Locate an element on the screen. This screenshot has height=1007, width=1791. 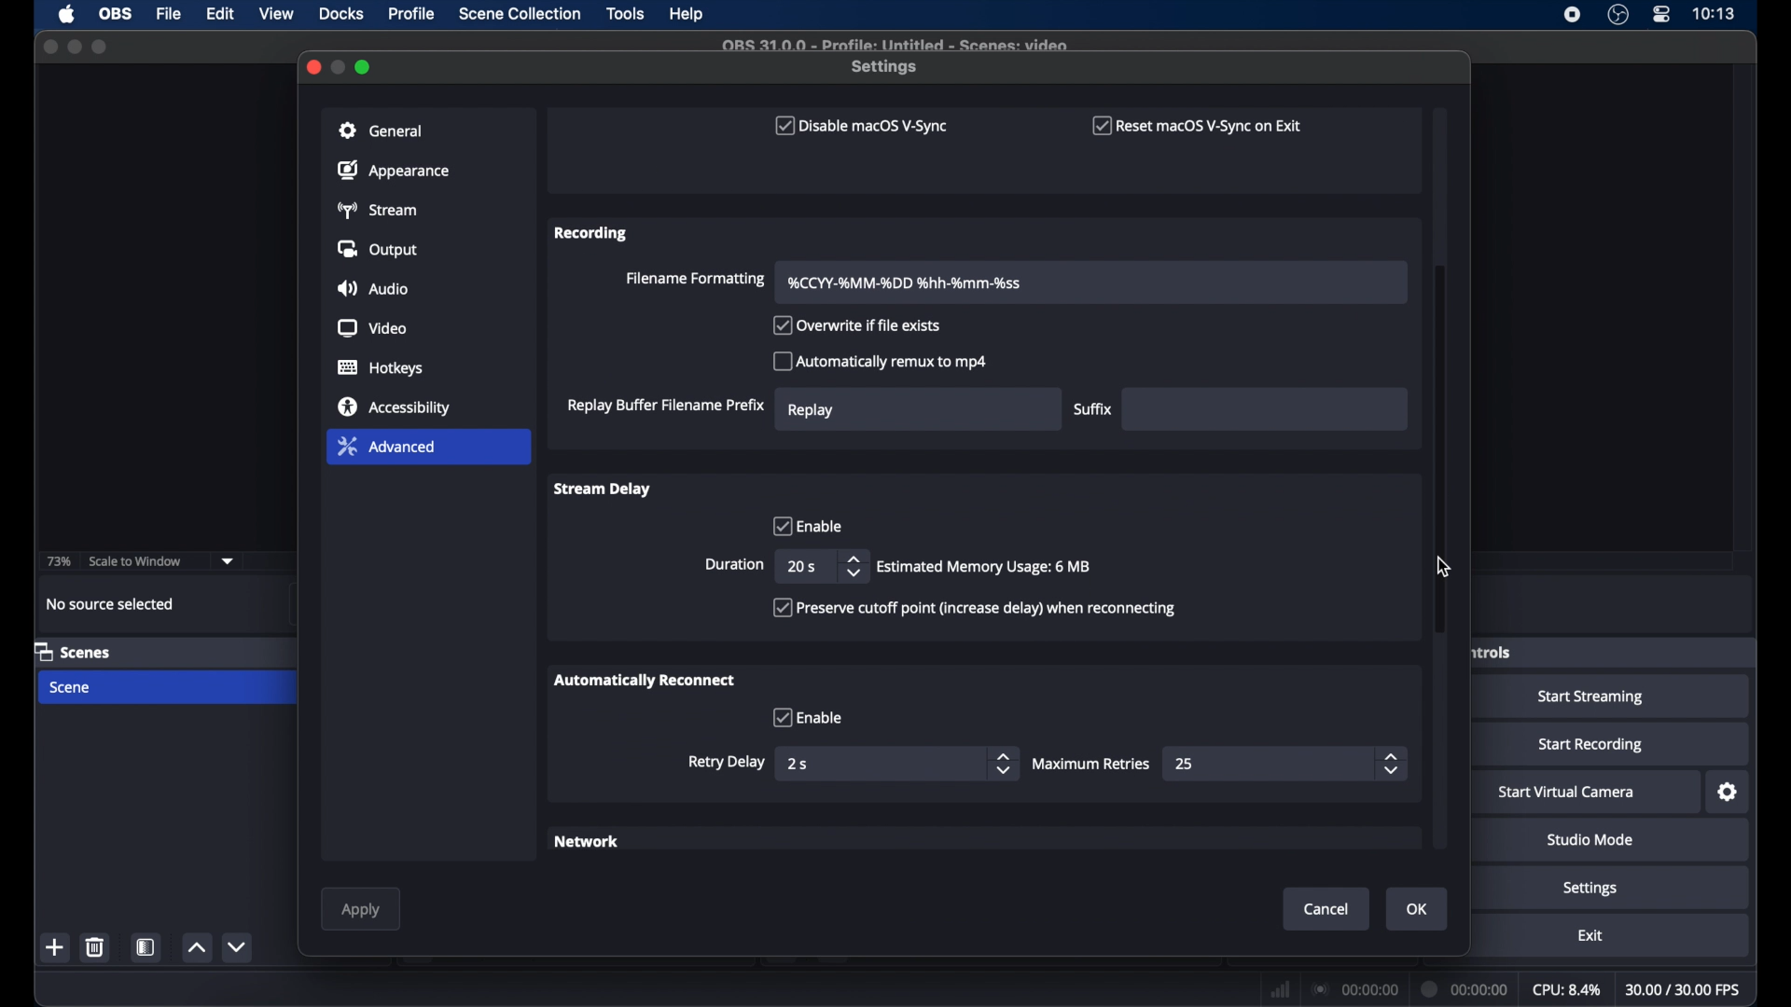
ok is located at coordinates (1418, 909).